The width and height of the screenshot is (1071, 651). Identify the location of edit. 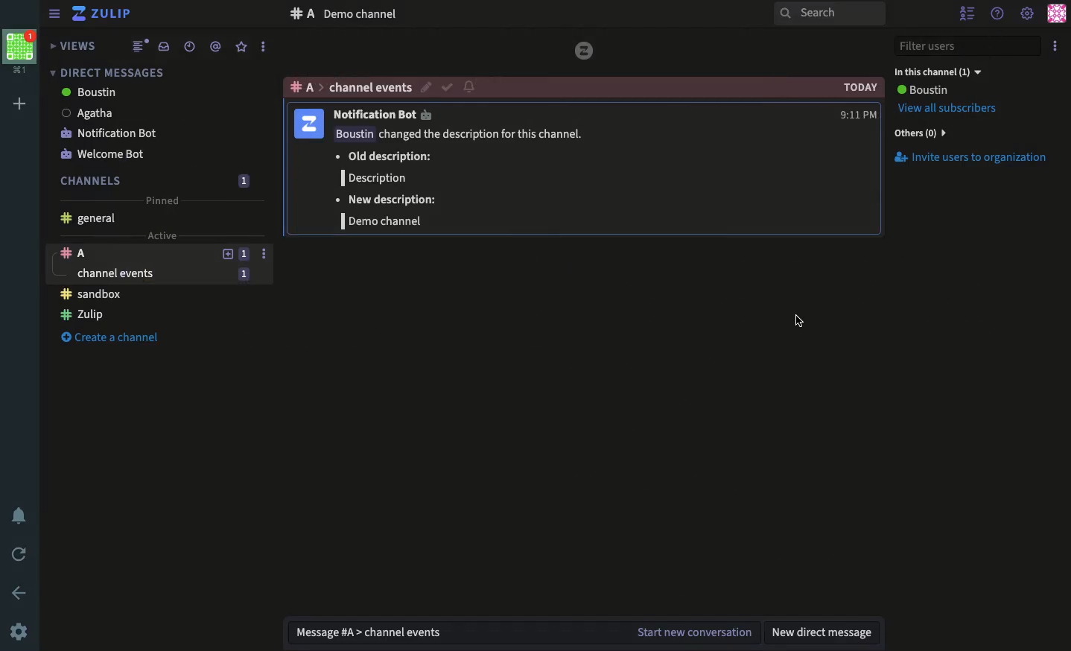
(425, 87).